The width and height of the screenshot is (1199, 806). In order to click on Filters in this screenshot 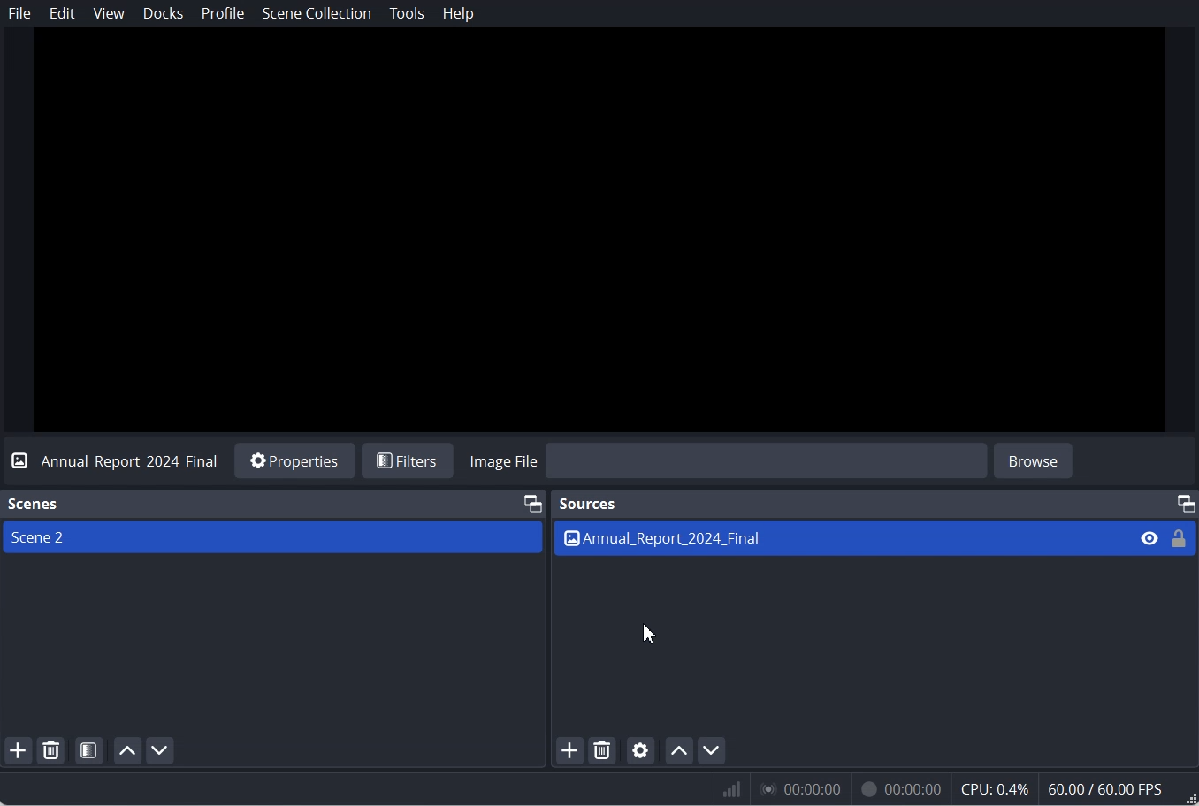, I will do `click(407, 460)`.